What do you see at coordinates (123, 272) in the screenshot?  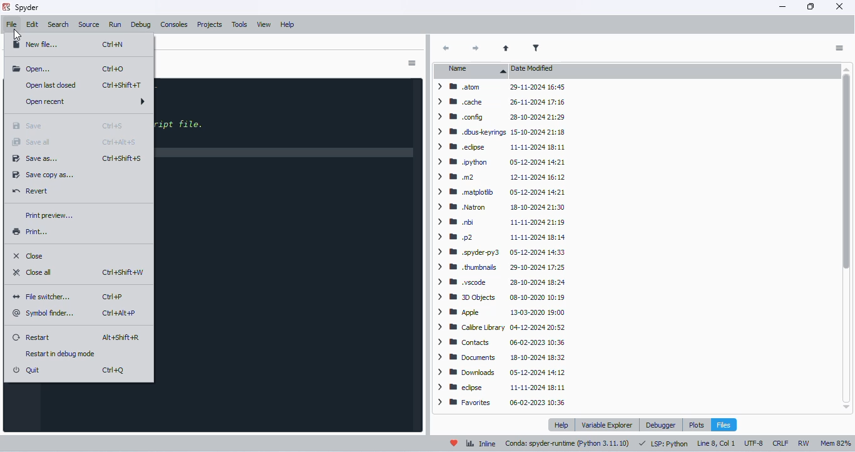 I see `shortcut for close all` at bounding box center [123, 272].